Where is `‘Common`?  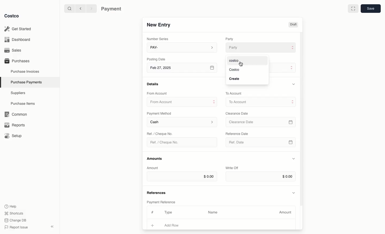 ‘Common is located at coordinates (17, 114).